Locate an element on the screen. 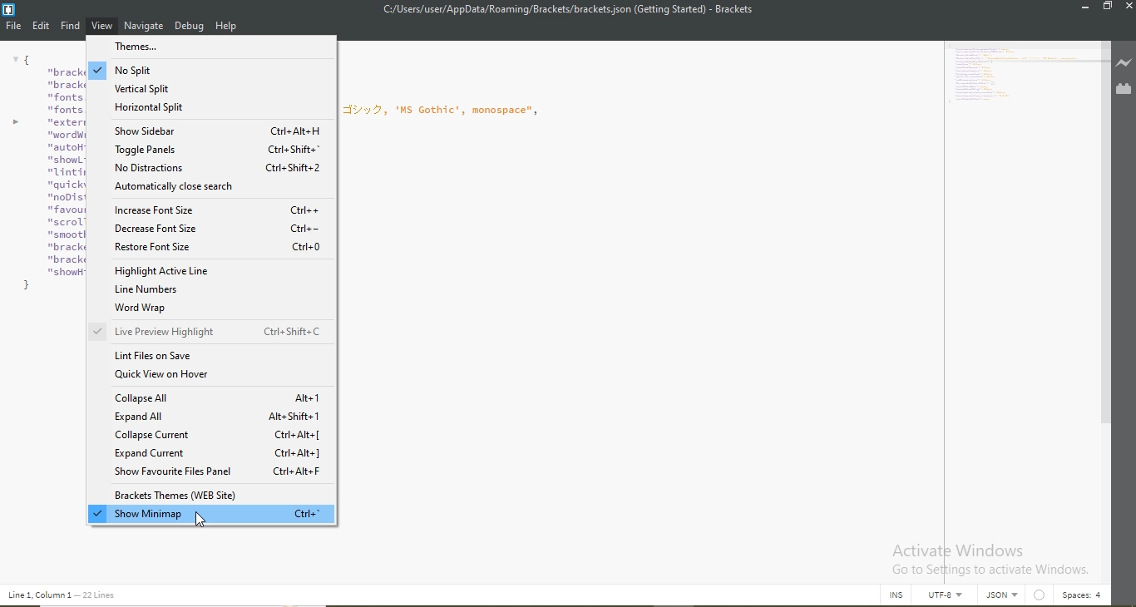 This screenshot has width=1136, height=607. increase font size is located at coordinates (210, 208).